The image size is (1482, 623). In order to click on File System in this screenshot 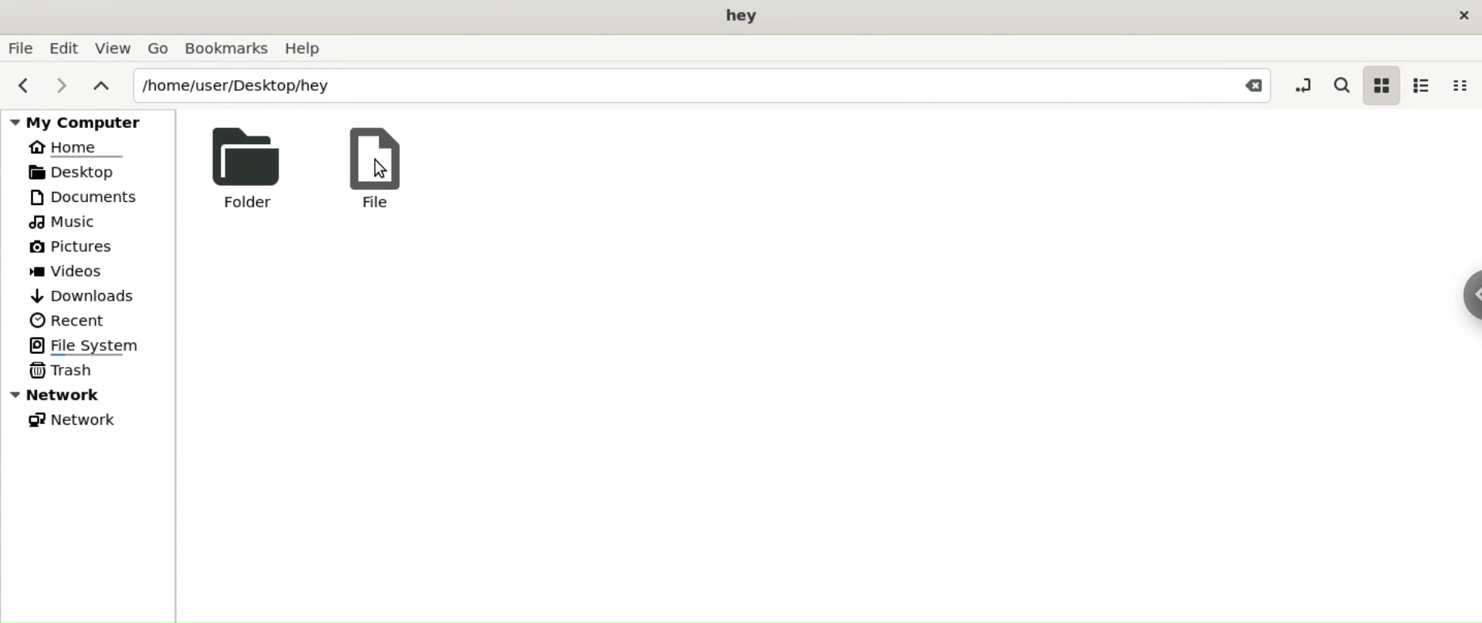, I will do `click(94, 344)`.